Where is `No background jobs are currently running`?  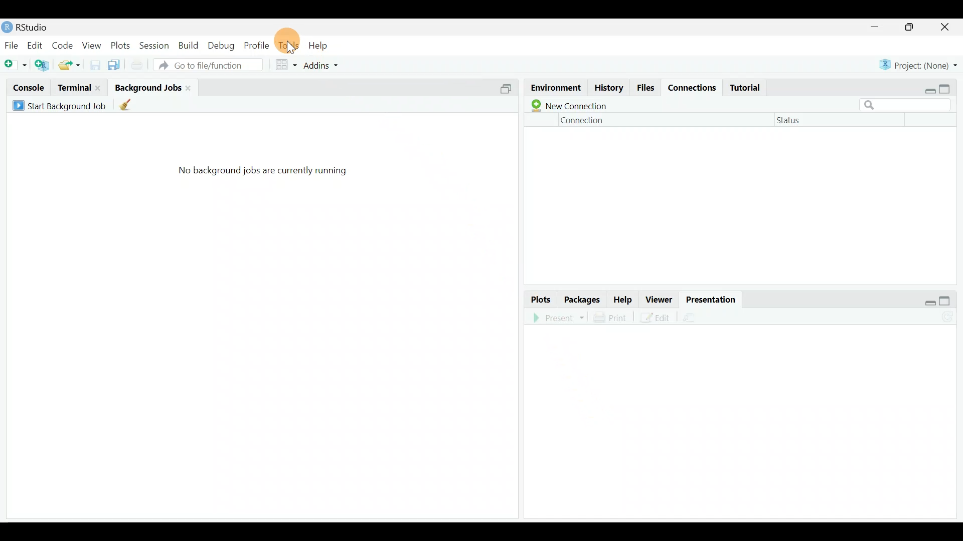 No background jobs are currently running is located at coordinates (260, 172).